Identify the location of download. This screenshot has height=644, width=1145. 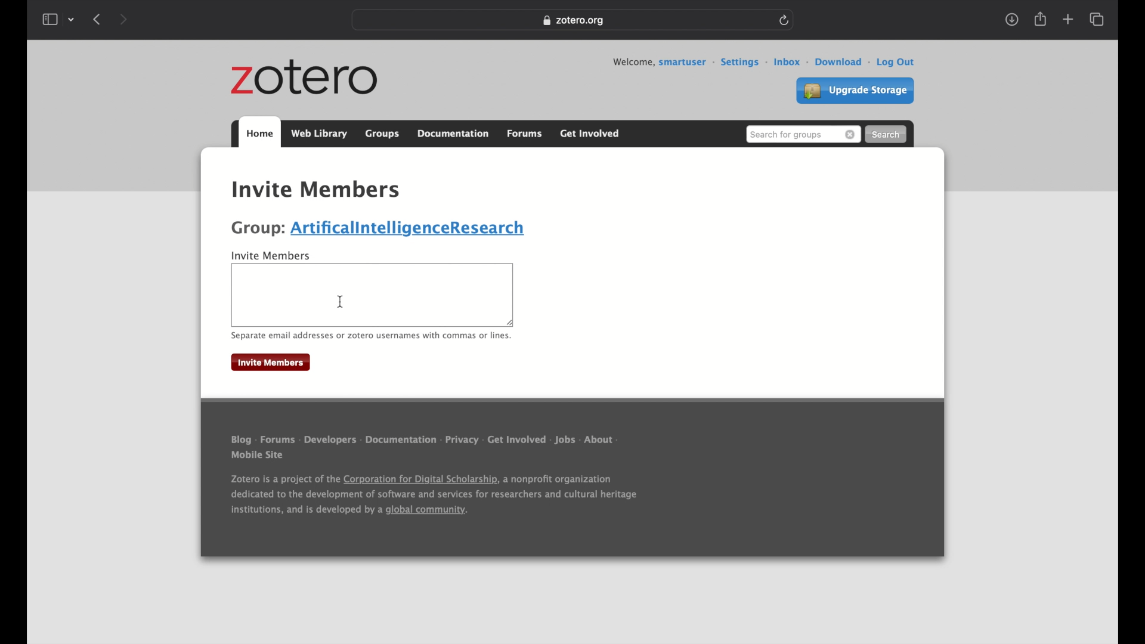
(844, 63).